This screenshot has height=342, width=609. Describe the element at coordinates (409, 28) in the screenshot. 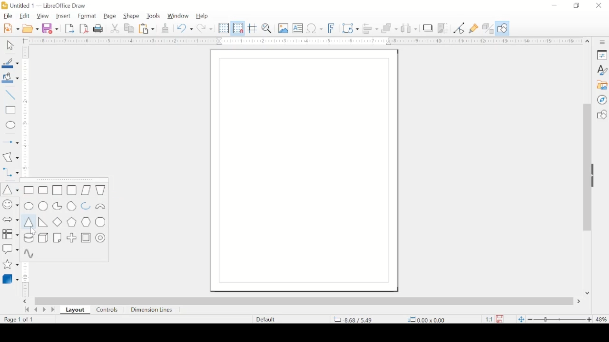

I see `show at least three objects to distribute` at that location.